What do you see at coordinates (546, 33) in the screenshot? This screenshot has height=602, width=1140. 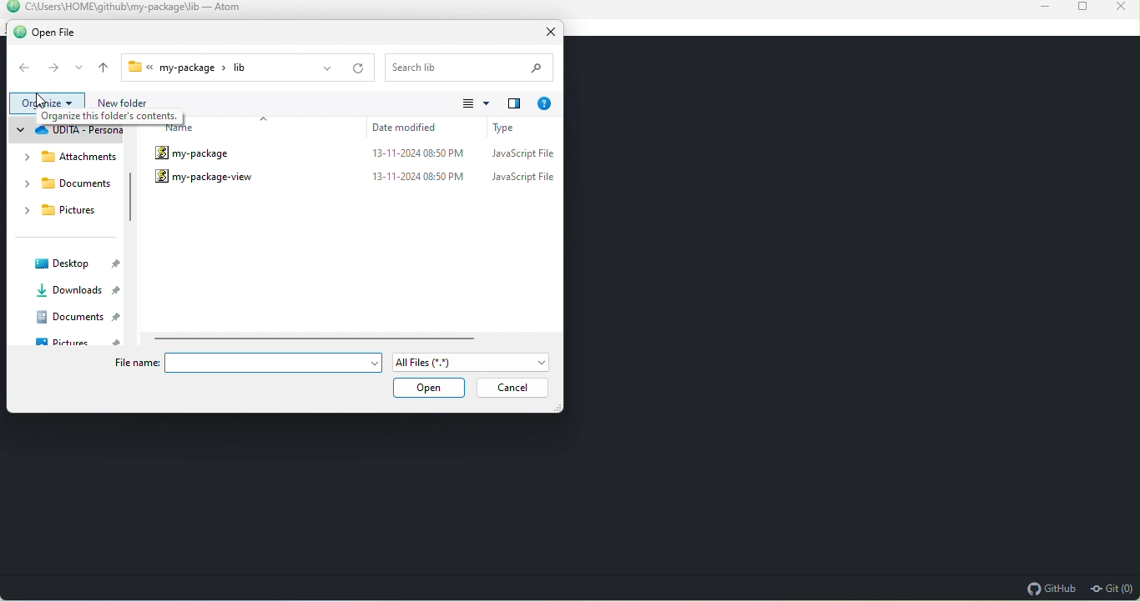 I see `close` at bounding box center [546, 33].